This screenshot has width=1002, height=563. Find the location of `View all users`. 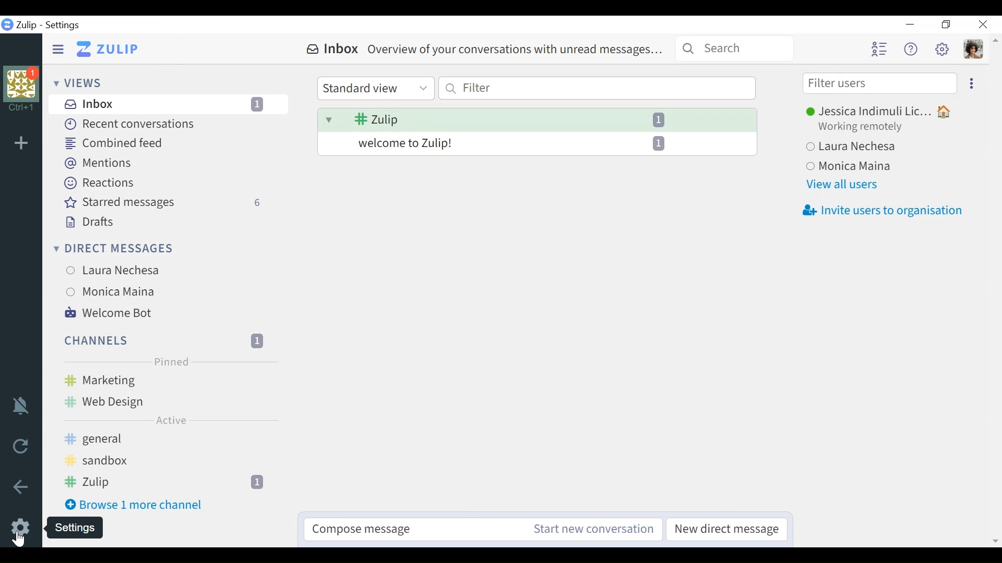

View all users is located at coordinates (842, 186).